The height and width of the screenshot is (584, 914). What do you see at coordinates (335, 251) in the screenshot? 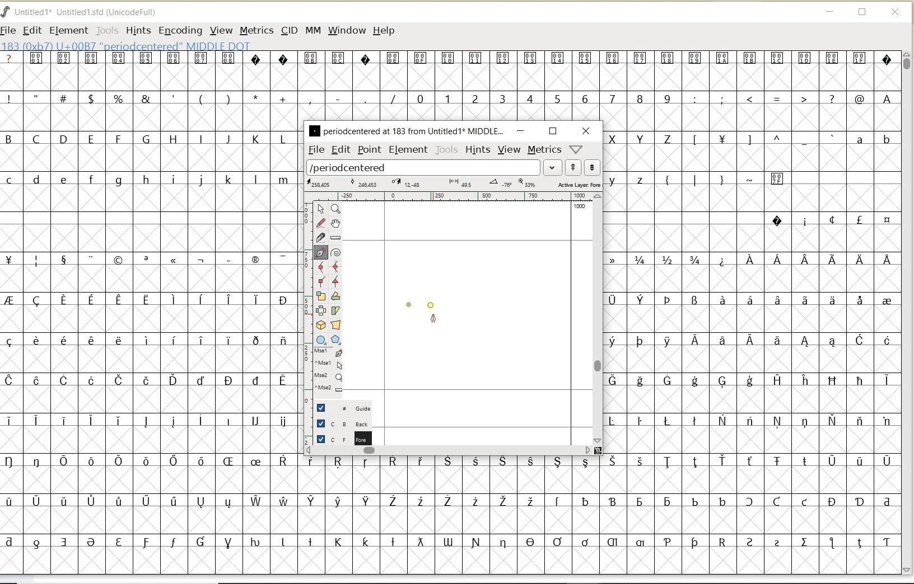
I see `change whether spiro is active or not` at bounding box center [335, 251].